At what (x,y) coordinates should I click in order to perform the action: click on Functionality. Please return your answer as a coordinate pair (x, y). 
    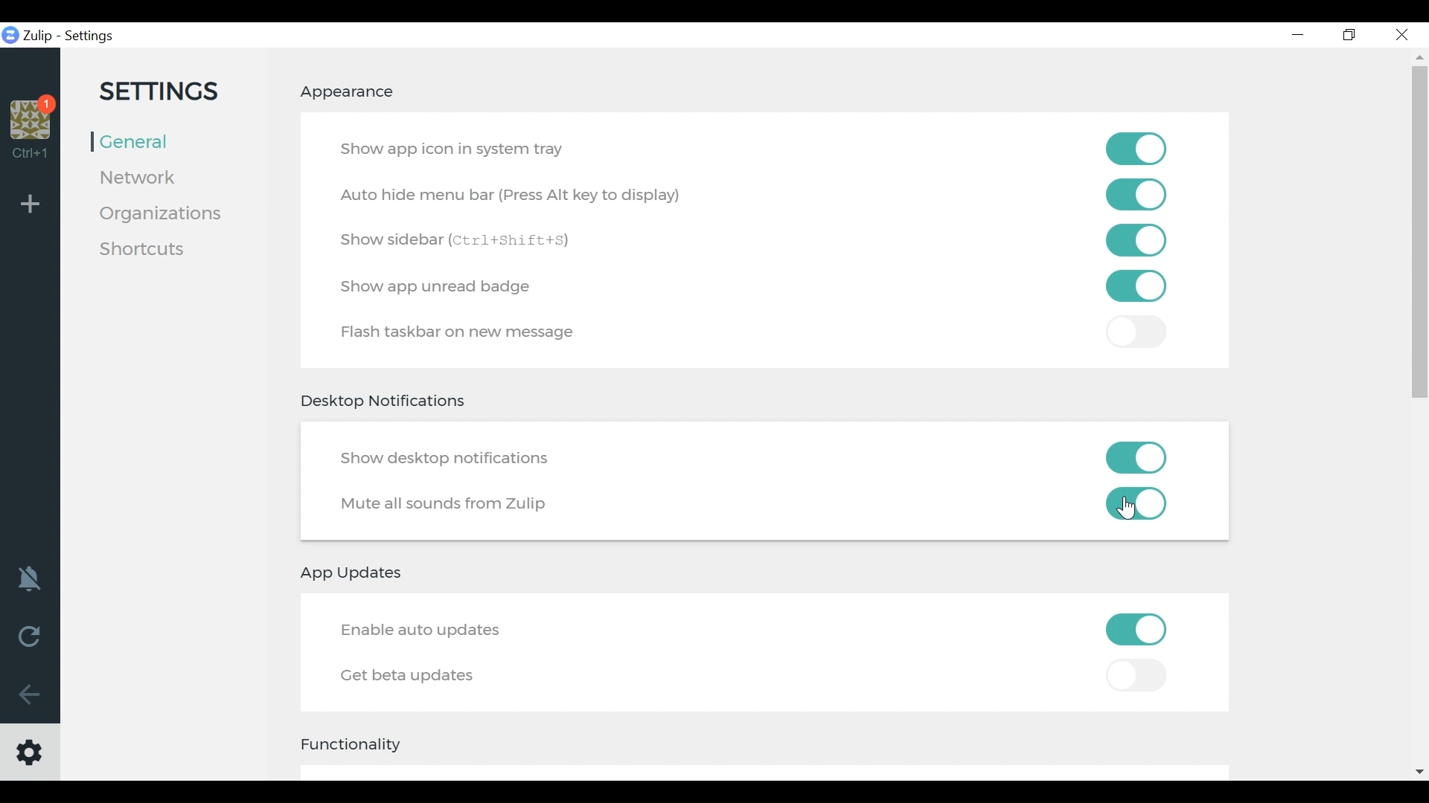
    Looking at the image, I should click on (359, 744).